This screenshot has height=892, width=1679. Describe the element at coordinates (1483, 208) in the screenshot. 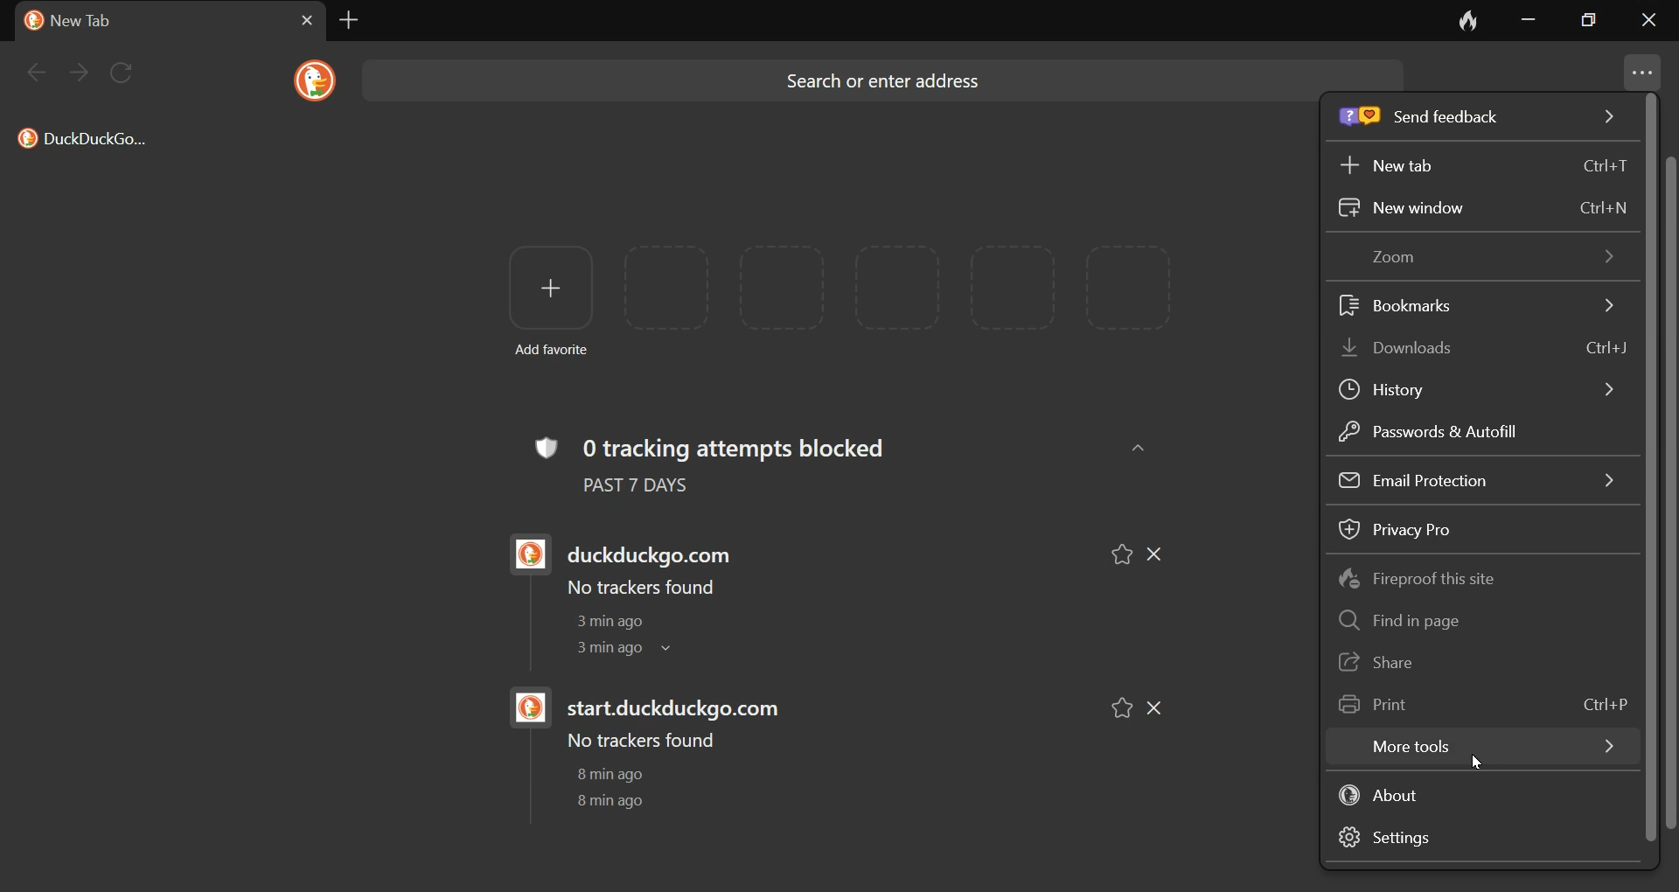

I see `New window` at that location.